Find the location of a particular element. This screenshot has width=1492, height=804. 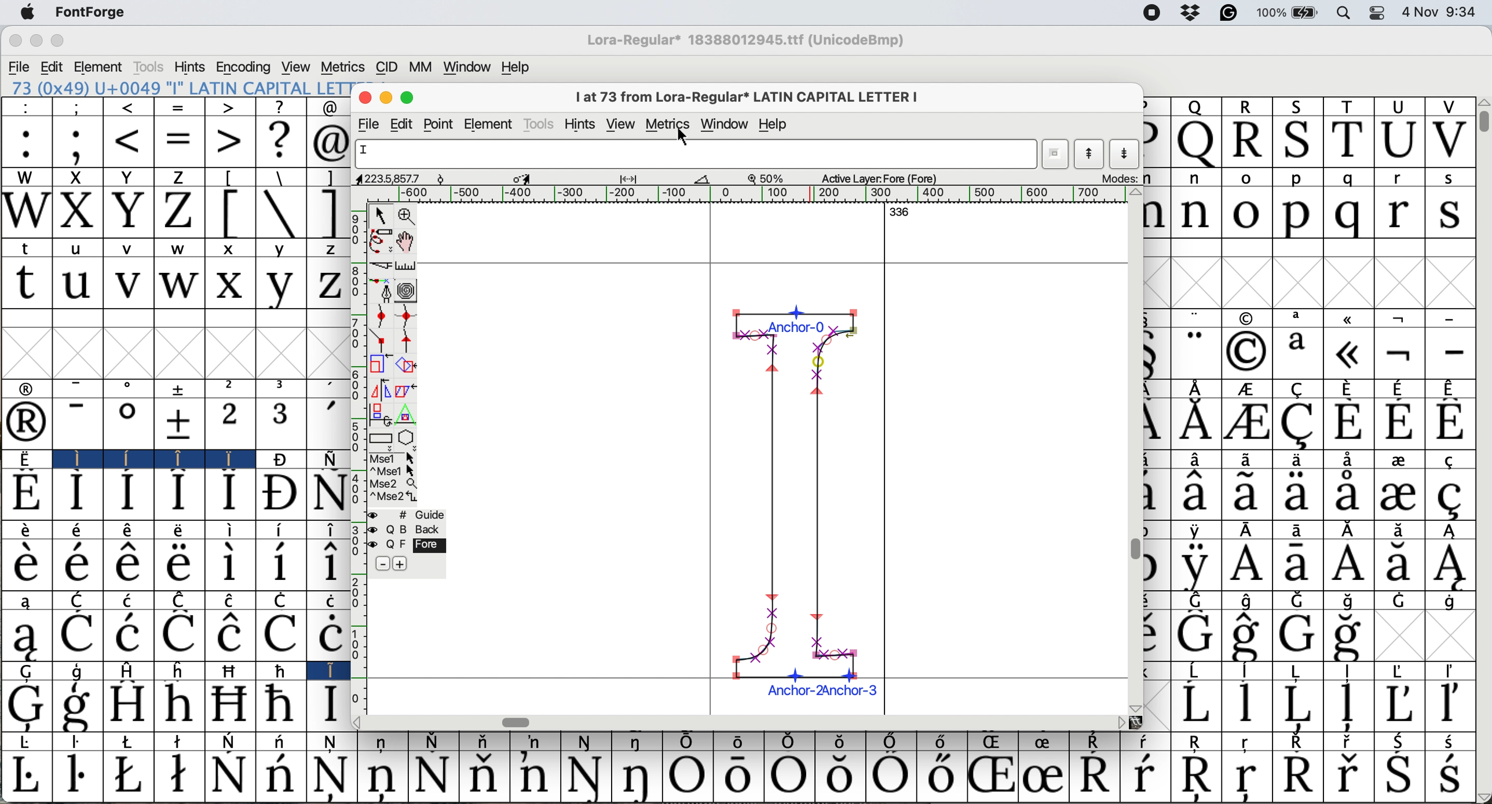

Symbol is located at coordinates (180, 634).